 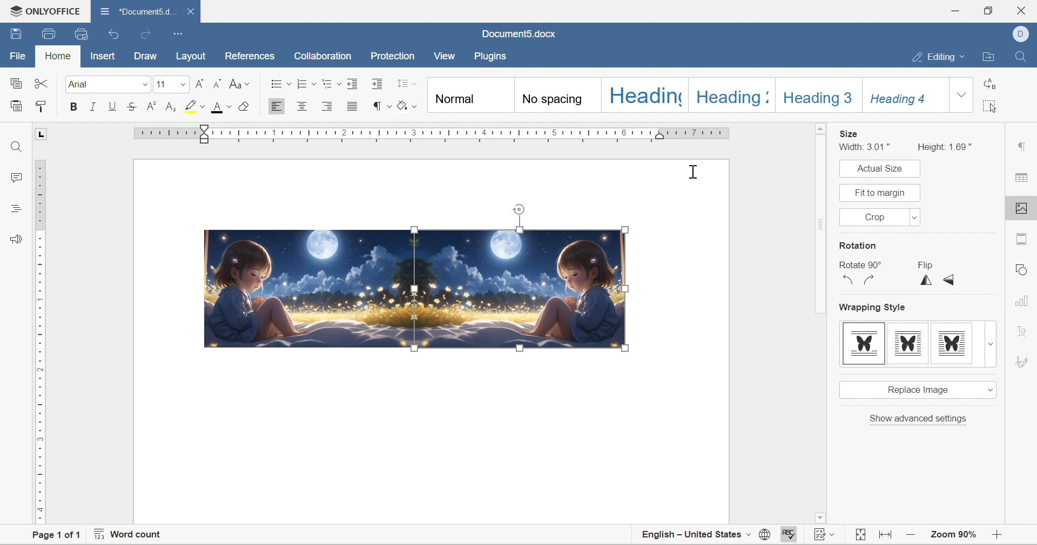 I want to click on track changes, so click(x=826, y=532).